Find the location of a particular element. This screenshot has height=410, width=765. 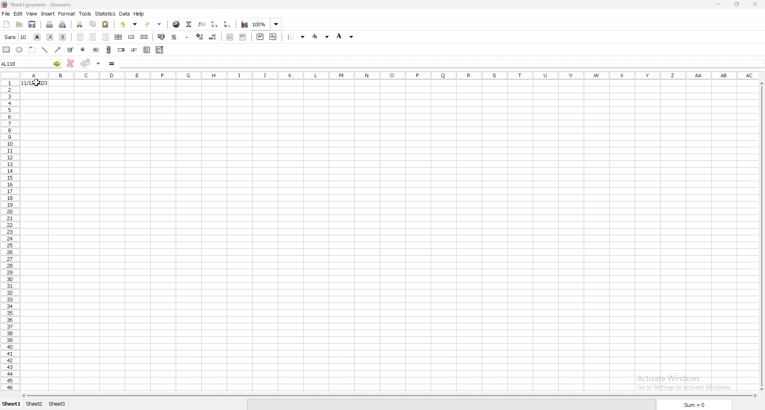

cursor is located at coordinates (37, 84).